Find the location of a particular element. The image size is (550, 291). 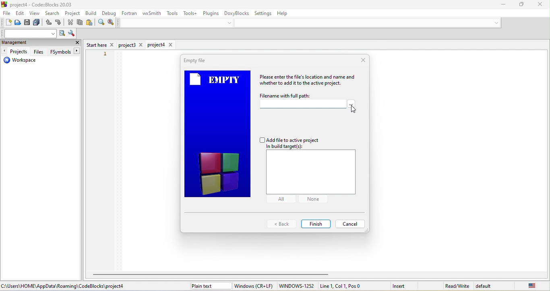

line 1, col 1 , pos 0 is located at coordinates (350, 286).